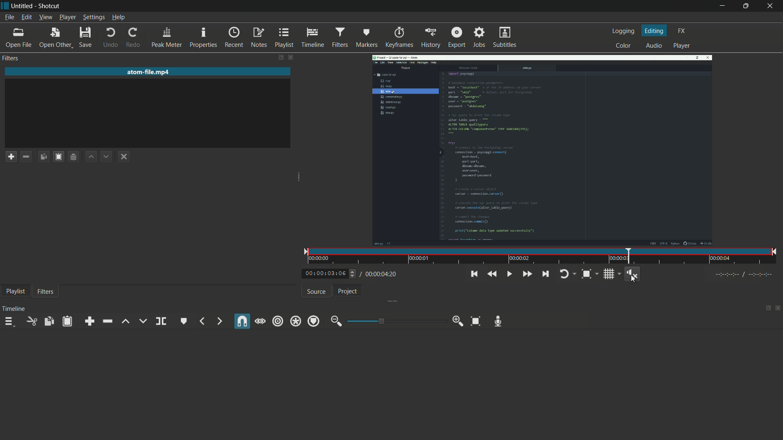  Describe the element at coordinates (779, 307) in the screenshot. I see `close timeline` at that location.